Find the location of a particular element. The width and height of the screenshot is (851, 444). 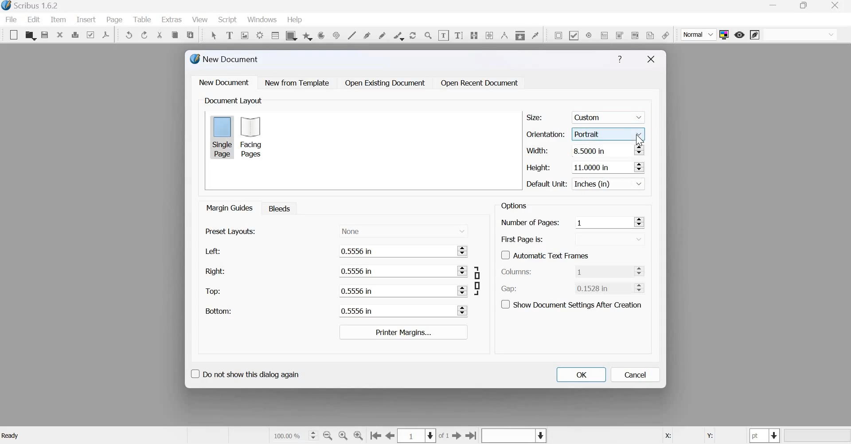

Edit is located at coordinates (34, 19).